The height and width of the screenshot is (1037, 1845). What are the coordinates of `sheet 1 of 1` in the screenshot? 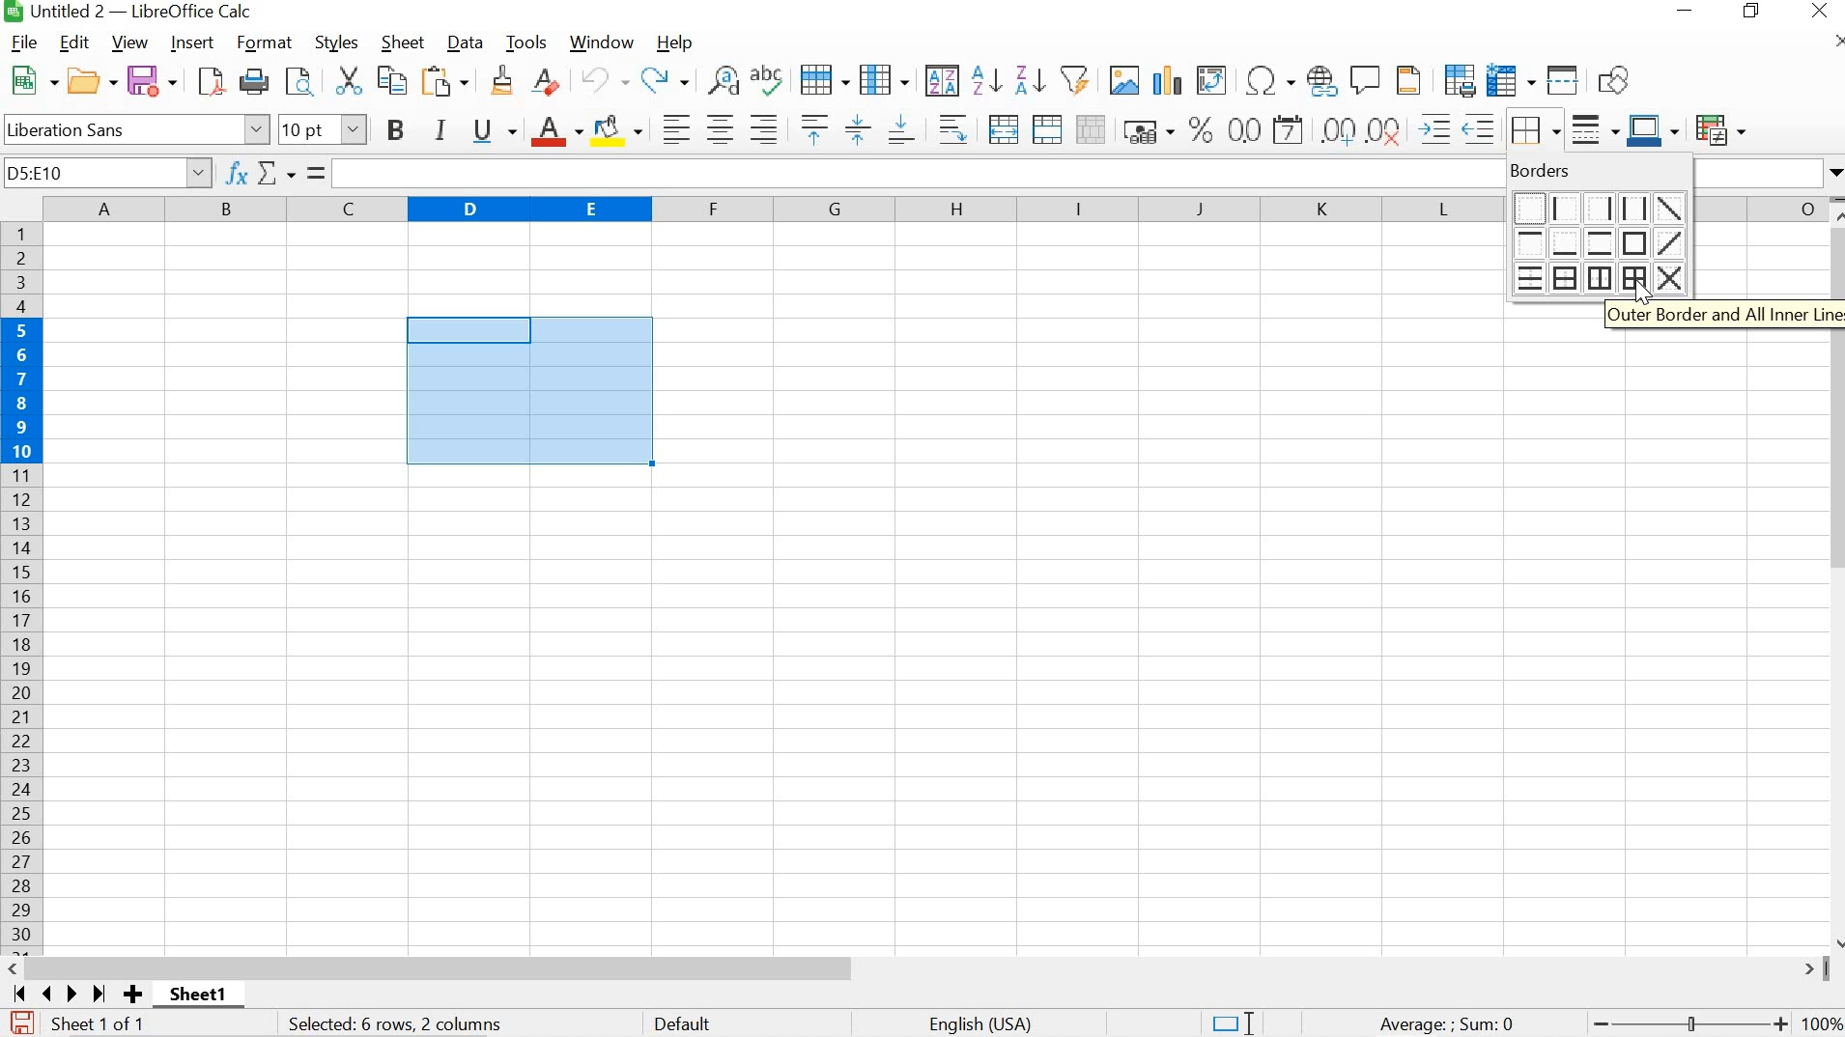 It's located at (207, 997).